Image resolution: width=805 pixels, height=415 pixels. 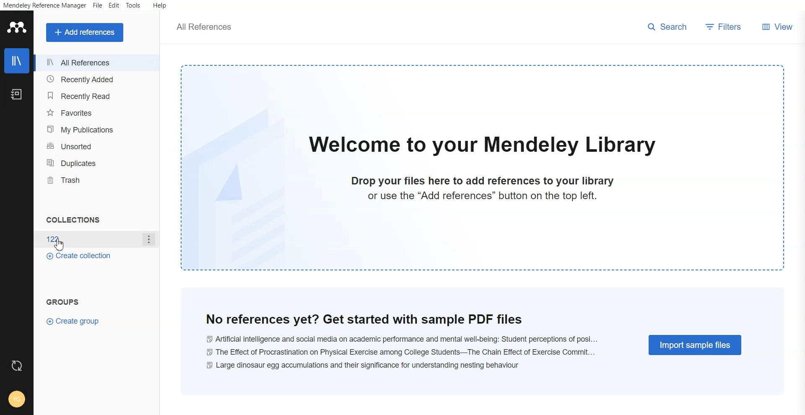 What do you see at coordinates (666, 26) in the screenshot?
I see `search` at bounding box center [666, 26].